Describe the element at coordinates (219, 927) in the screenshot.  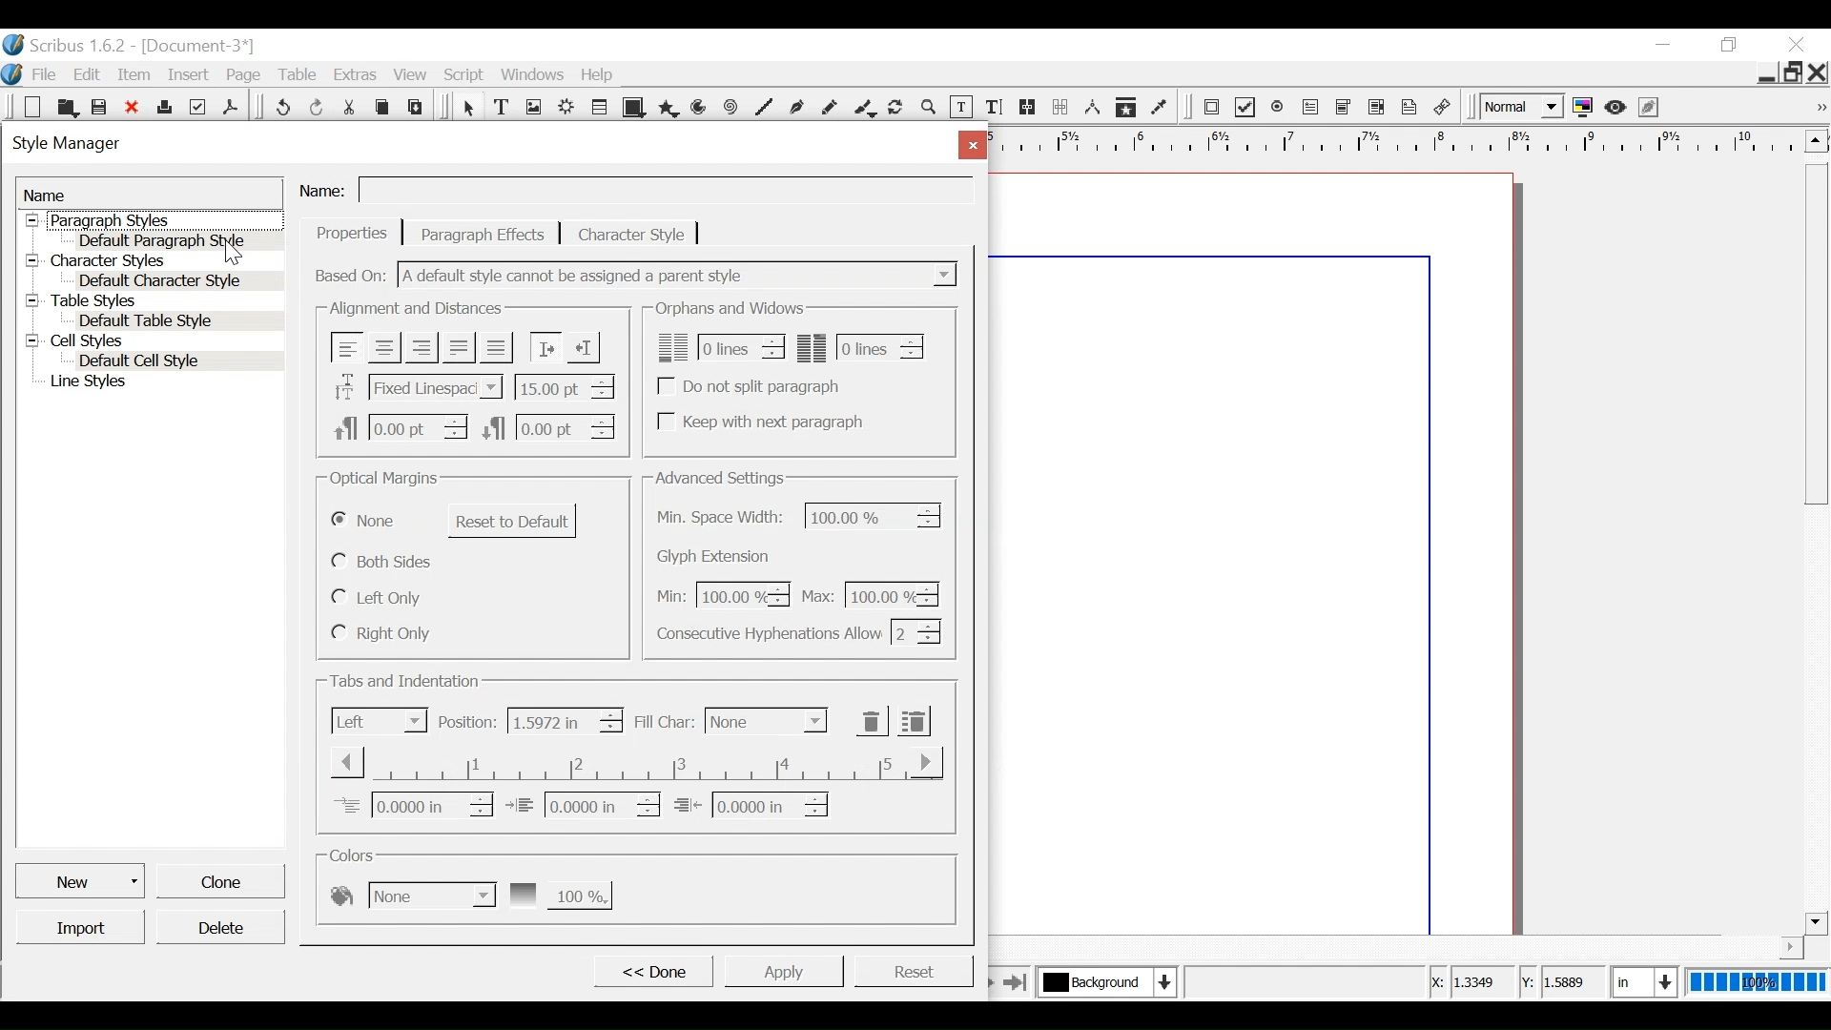
I see `Delete` at that location.